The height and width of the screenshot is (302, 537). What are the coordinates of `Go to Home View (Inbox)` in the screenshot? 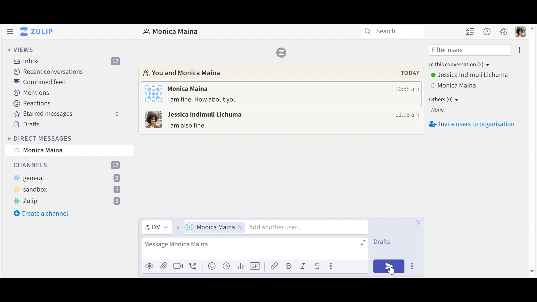 It's located at (37, 32).